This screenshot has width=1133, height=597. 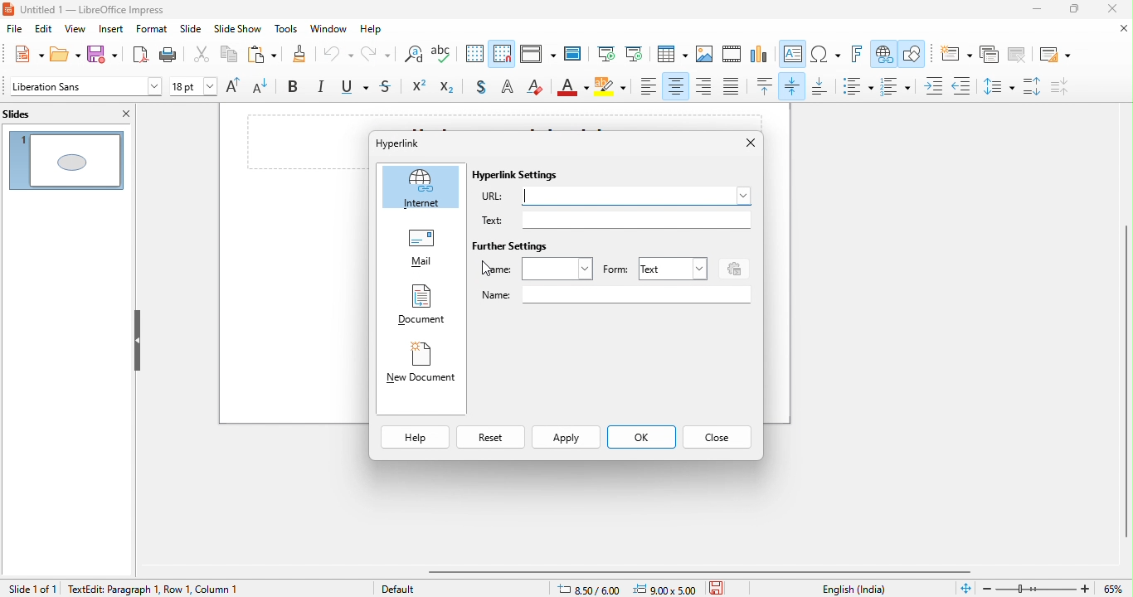 I want to click on toggle unordered list, so click(x=857, y=86).